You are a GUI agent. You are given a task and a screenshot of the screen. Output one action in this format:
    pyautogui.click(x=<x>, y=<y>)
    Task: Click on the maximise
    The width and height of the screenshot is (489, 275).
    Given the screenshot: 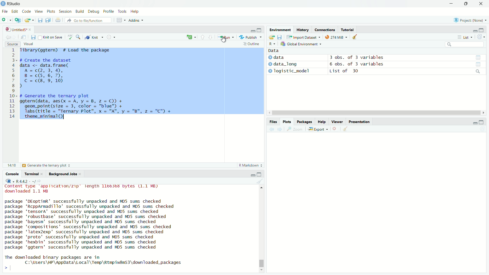 What is the action you would take?
    pyautogui.click(x=260, y=30)
    